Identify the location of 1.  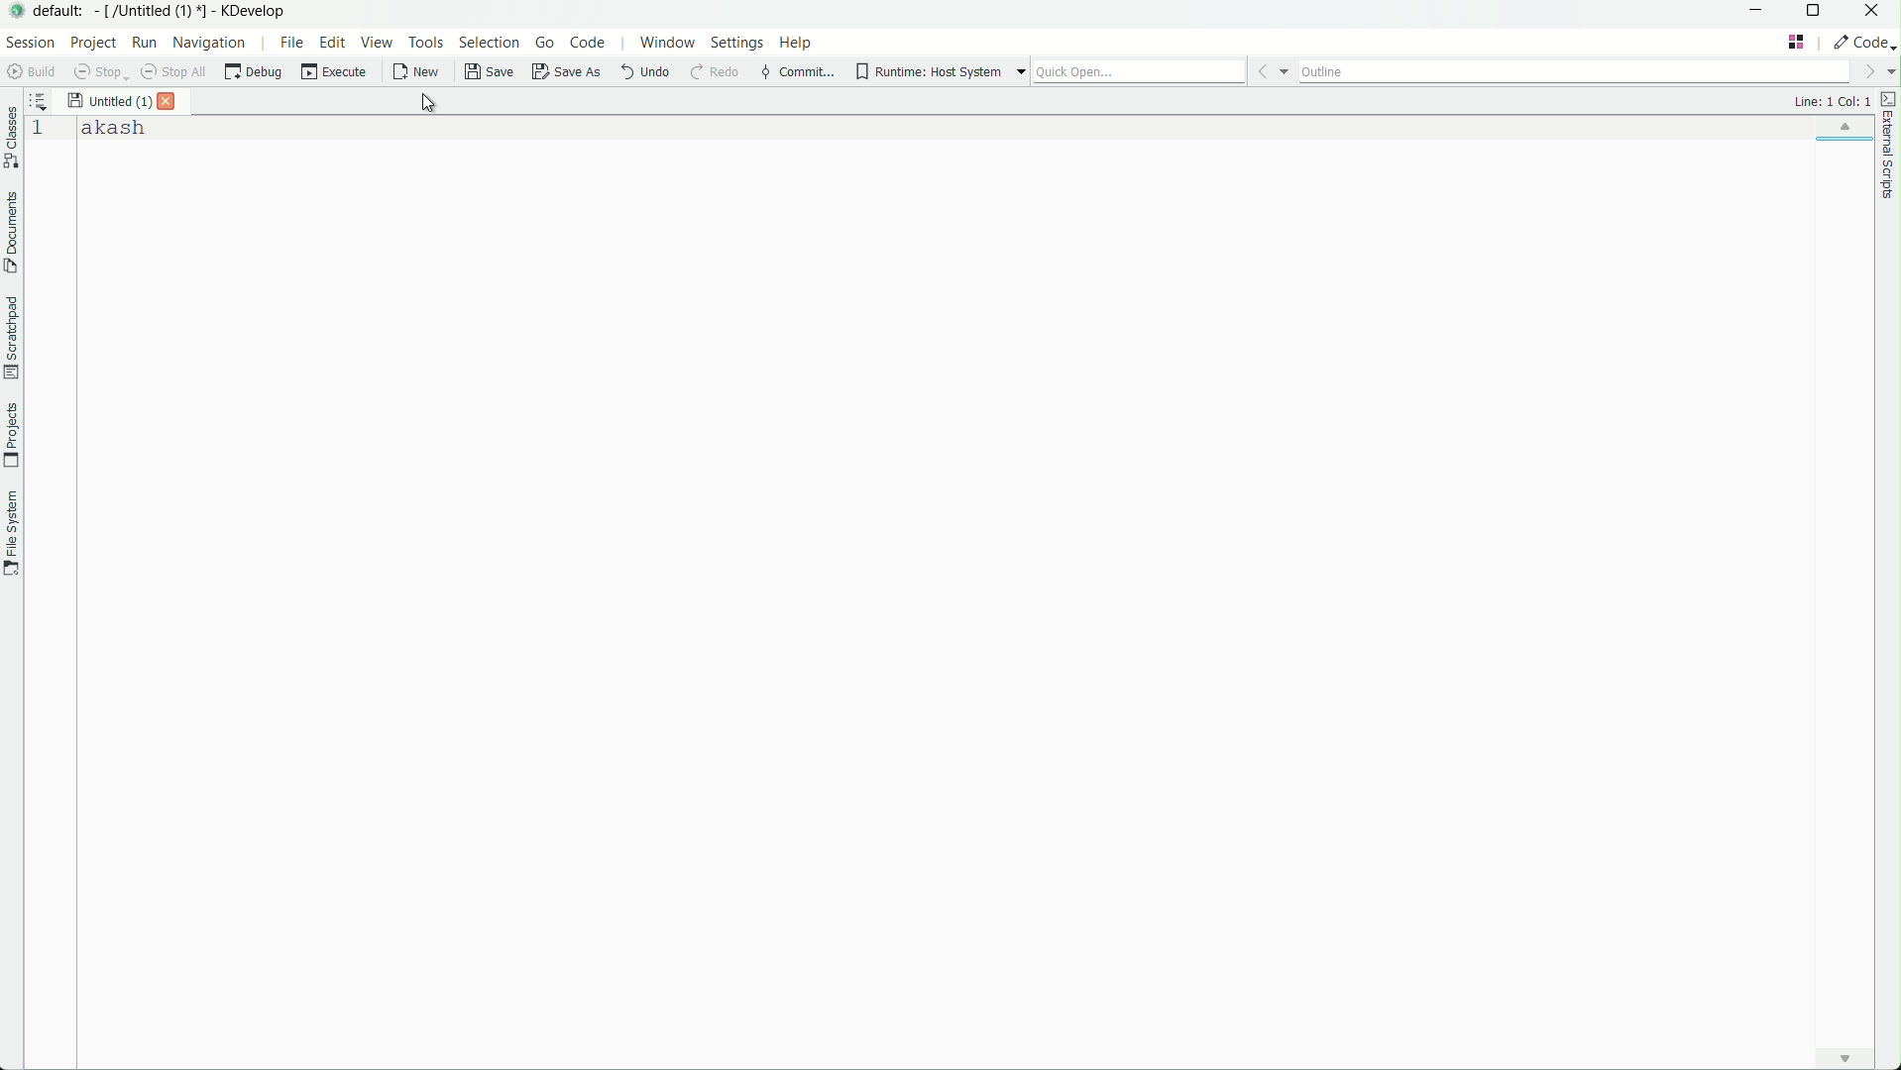
(39, 133).